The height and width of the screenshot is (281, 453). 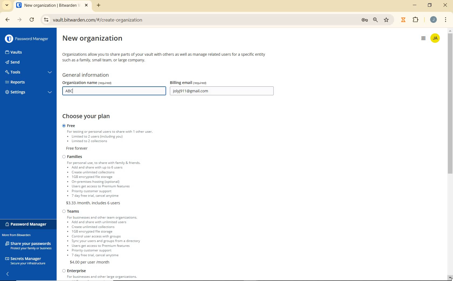 What do you see at coordinates (200, 82) in the screenshot?
I see `billing email` at bounding box center [200, 82].